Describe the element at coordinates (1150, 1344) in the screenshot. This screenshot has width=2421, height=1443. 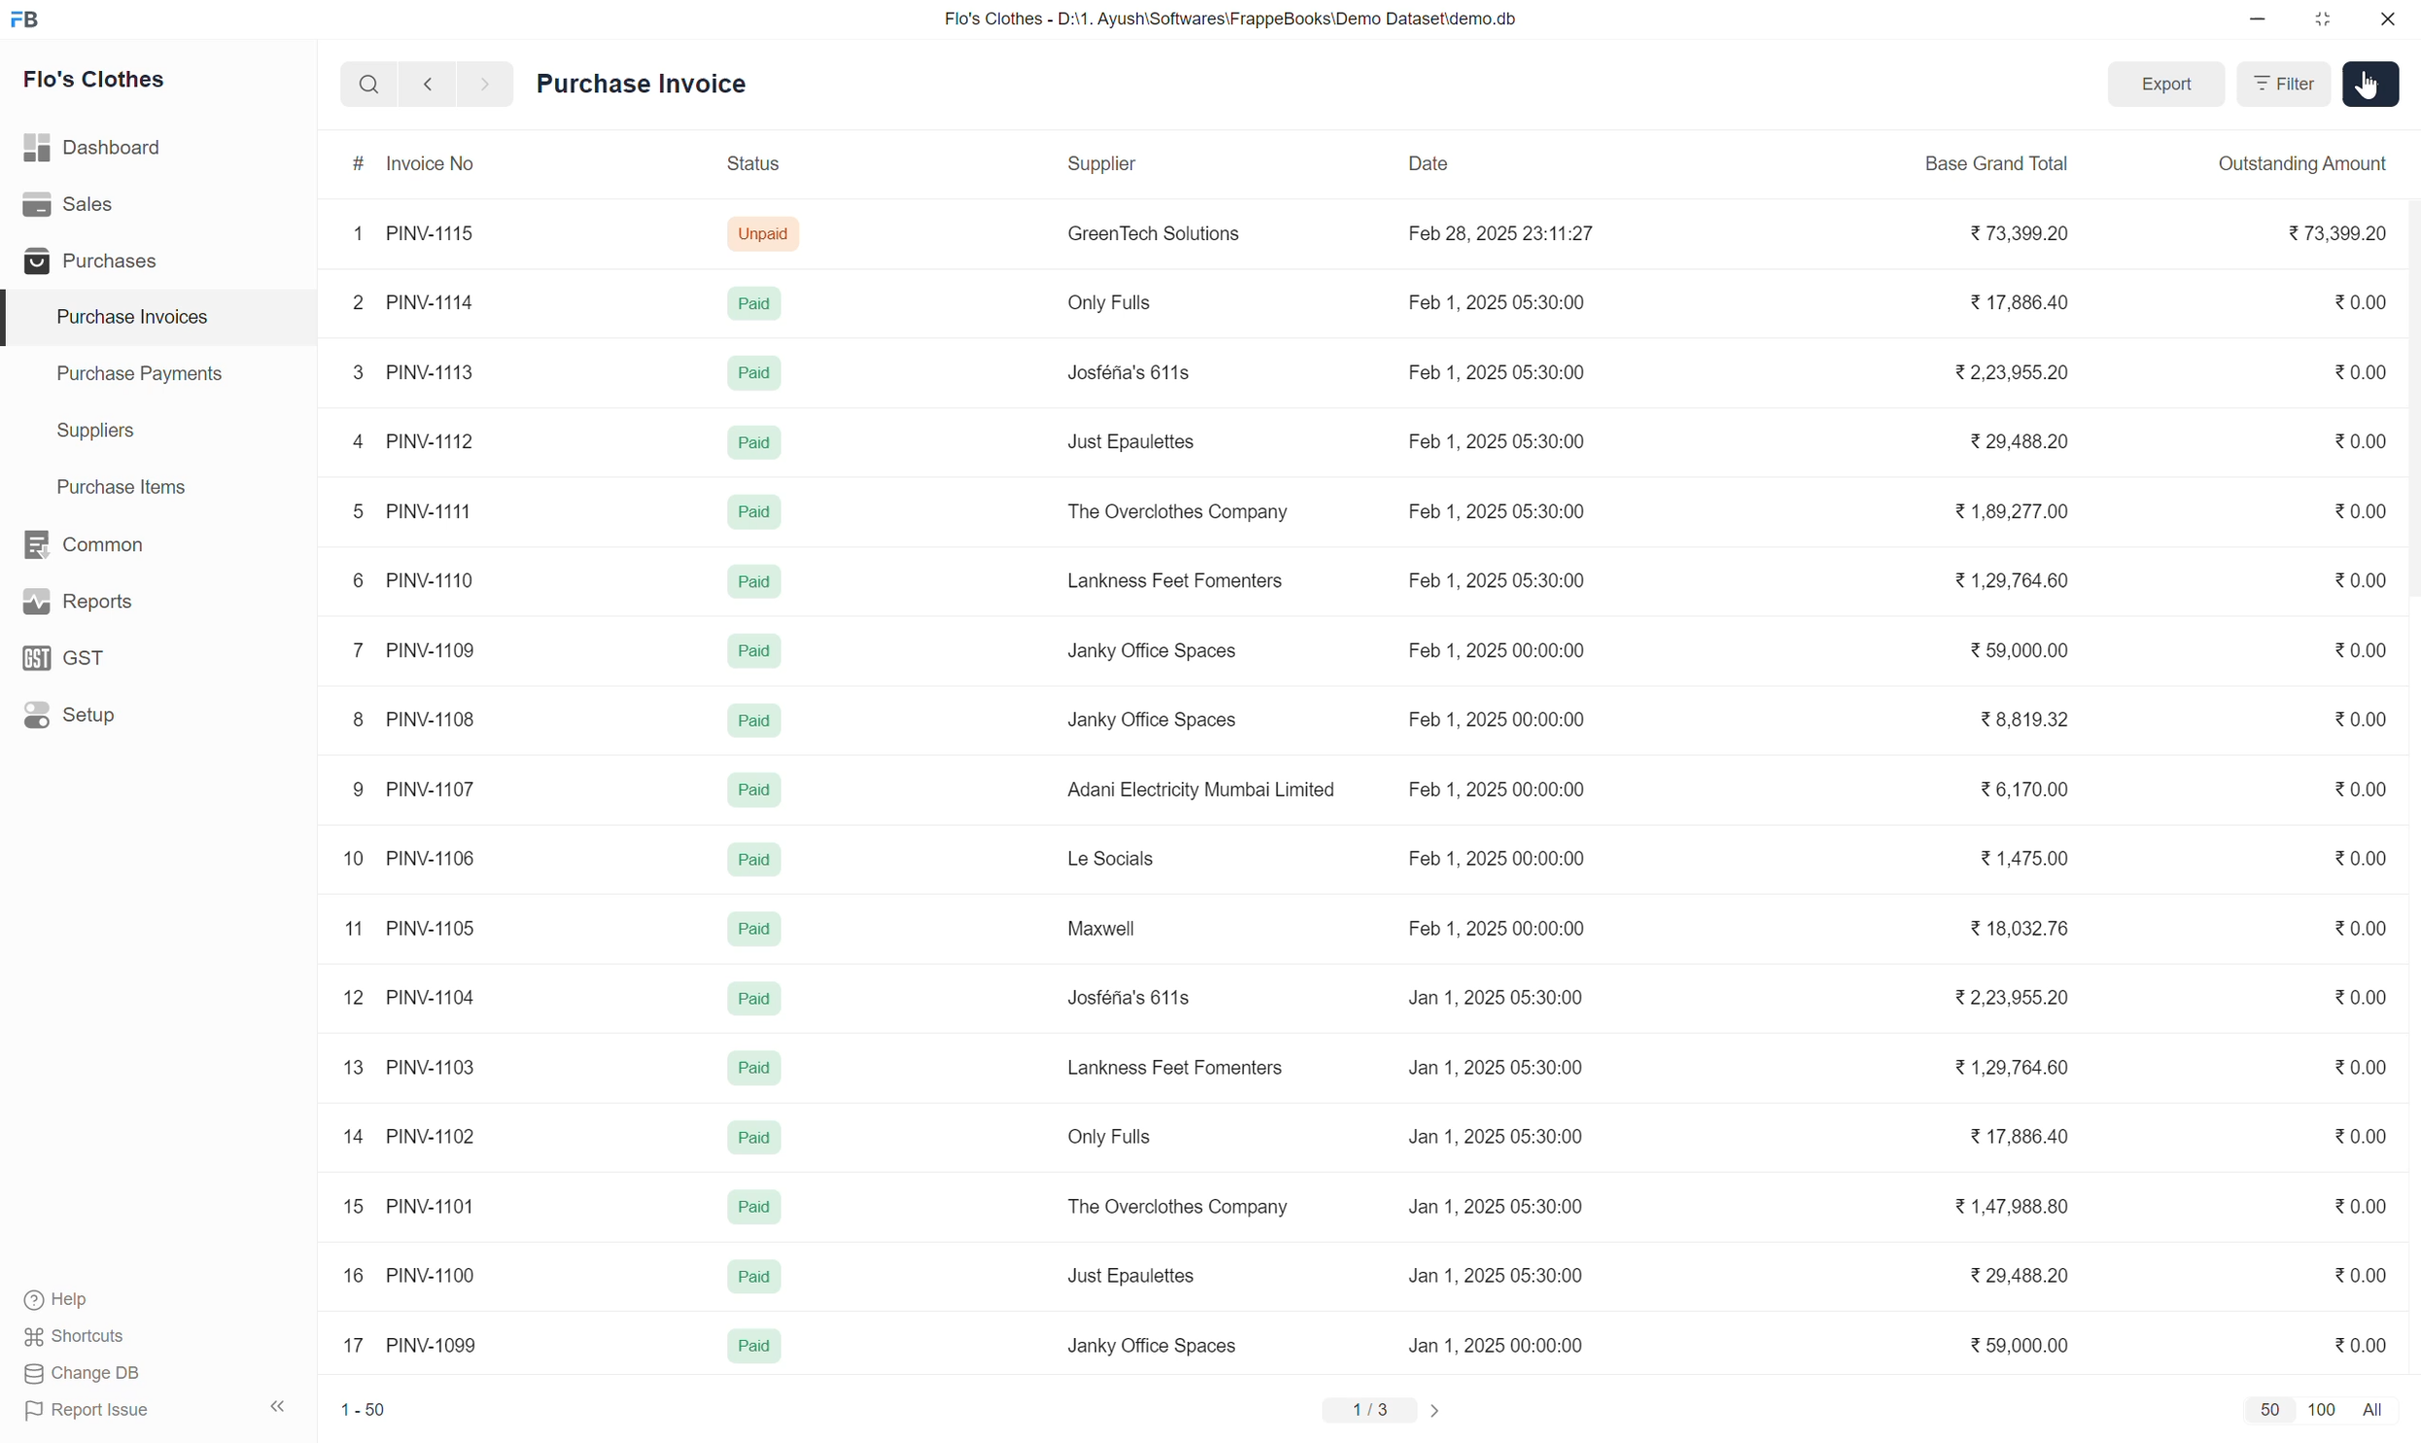
I see `Janky Office Spaces` at that location.